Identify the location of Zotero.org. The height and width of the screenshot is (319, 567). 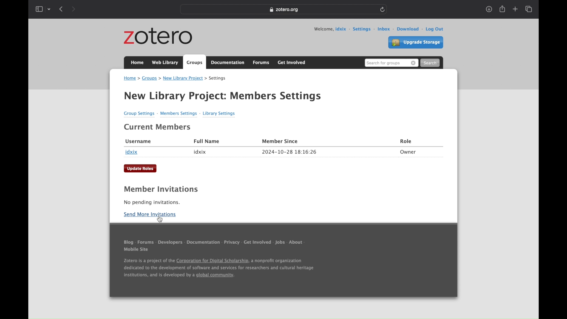
(284, 10).